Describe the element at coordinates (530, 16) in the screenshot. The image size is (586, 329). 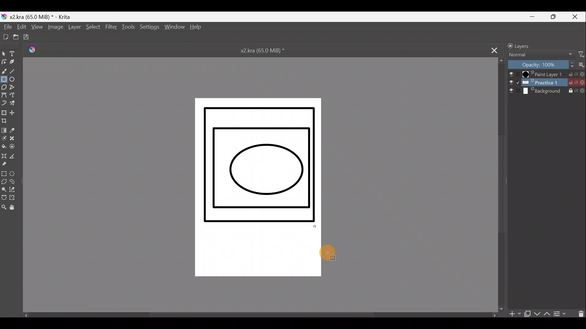
I see `Minimize` at that location.